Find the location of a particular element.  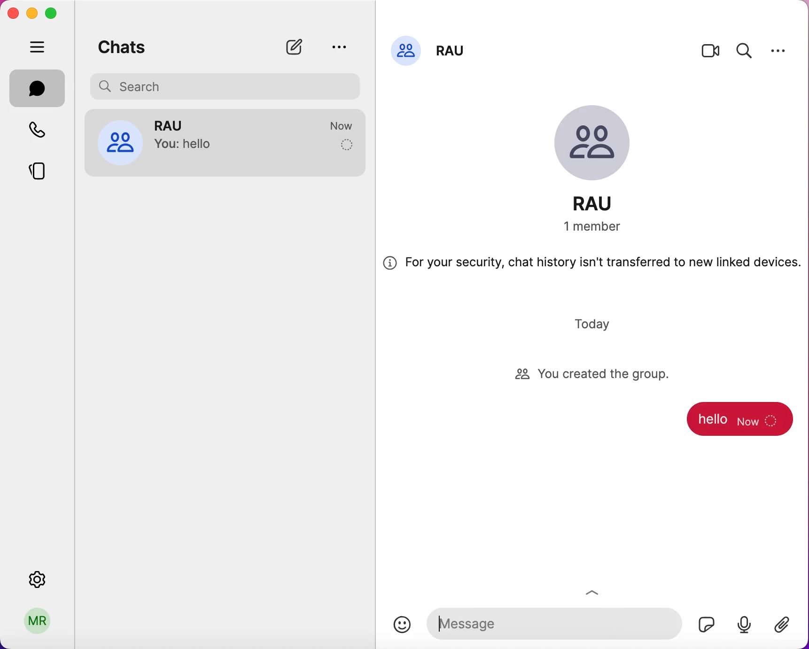

video call is located at coordinates (711, 53).